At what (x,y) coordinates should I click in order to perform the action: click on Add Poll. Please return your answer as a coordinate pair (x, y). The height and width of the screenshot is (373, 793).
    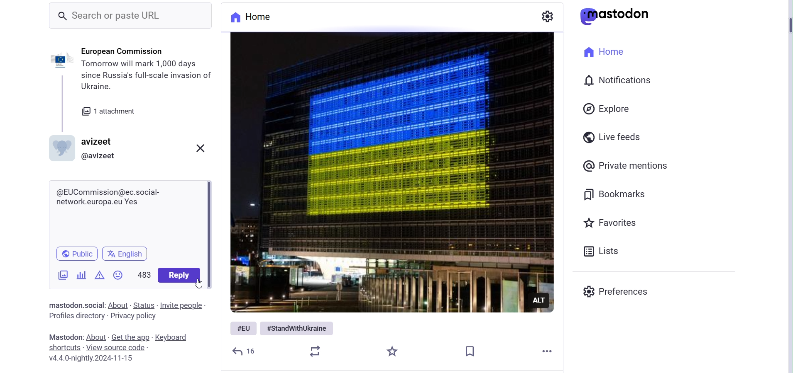
    Looking at the image, I should click on (81, 275).